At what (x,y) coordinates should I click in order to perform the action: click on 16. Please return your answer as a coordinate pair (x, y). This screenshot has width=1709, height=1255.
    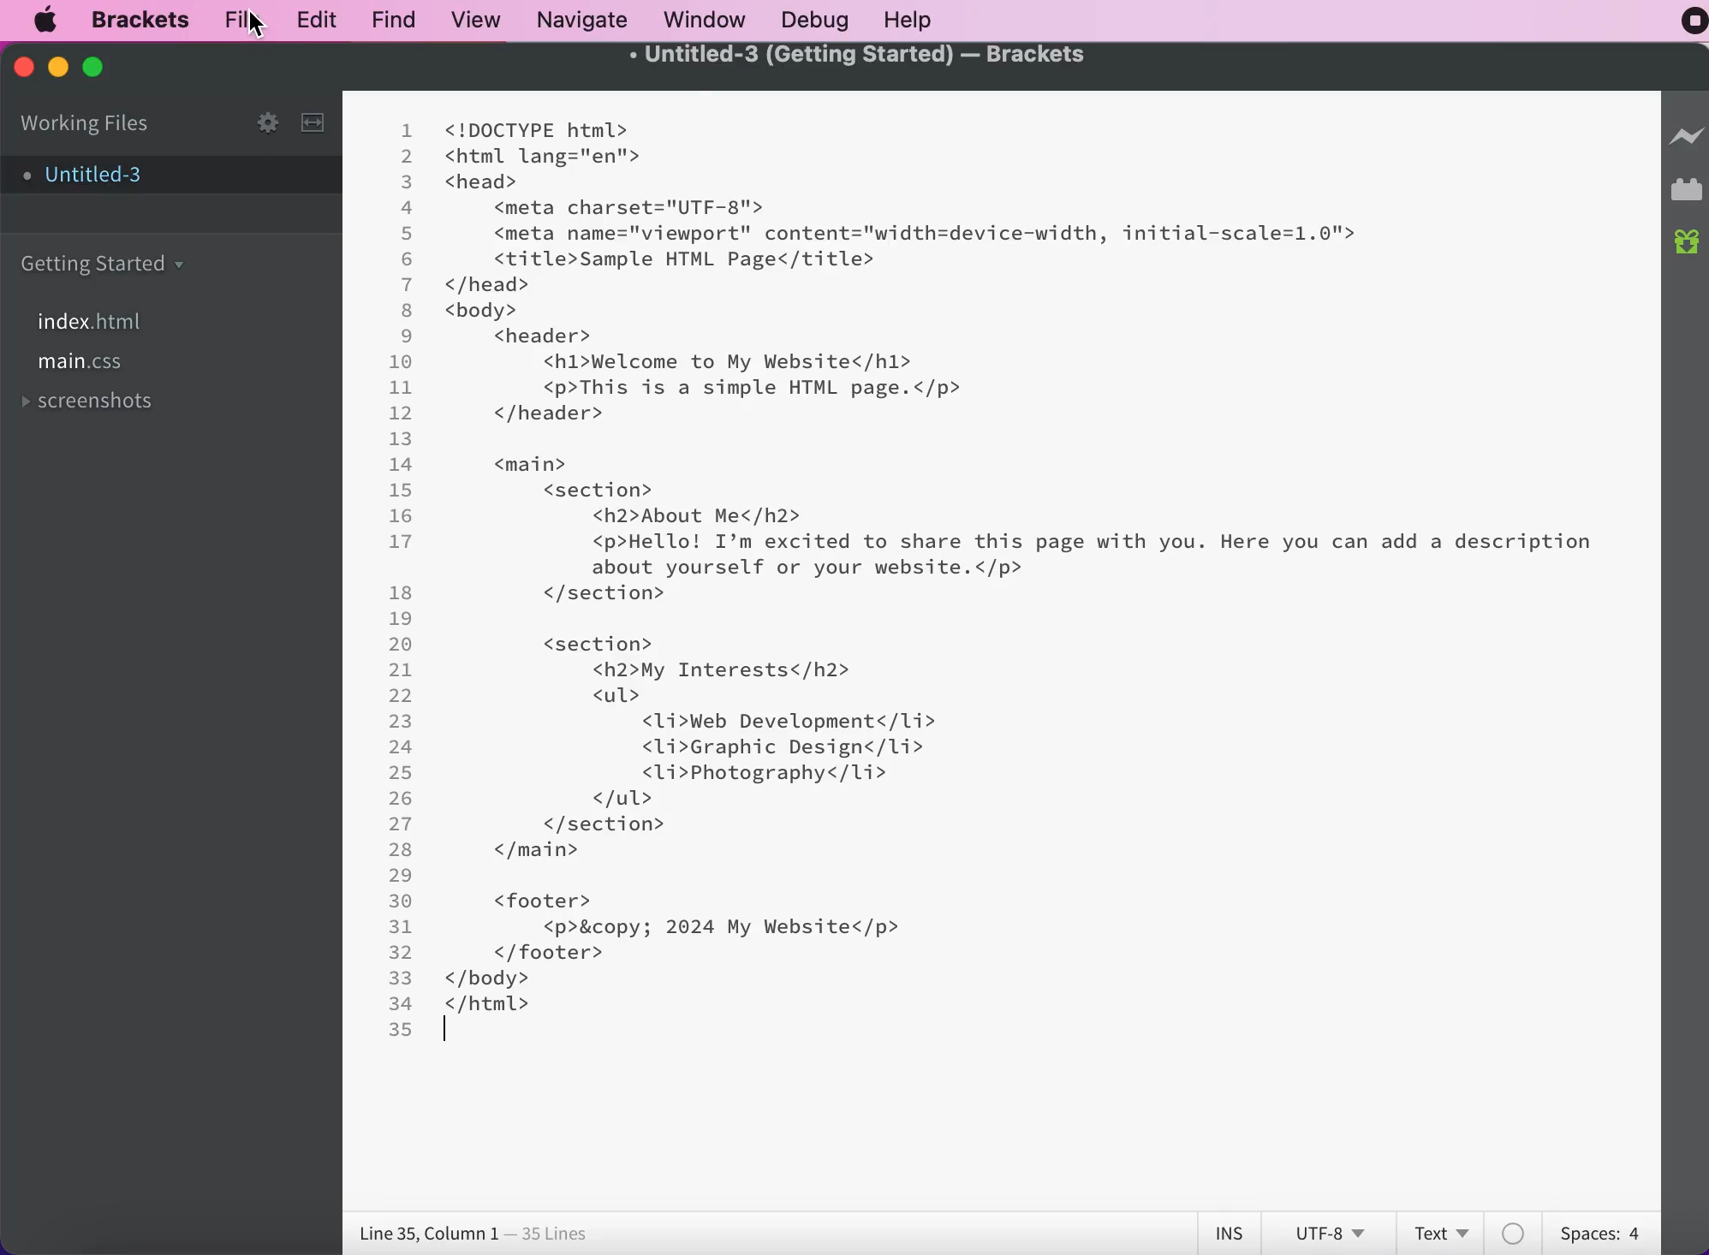
    Looking at the image, I should click on (402, 516).